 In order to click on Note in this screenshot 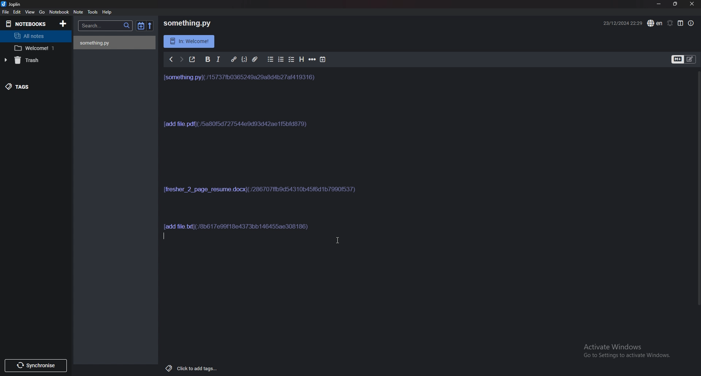, I will do `click(78, 12)`.